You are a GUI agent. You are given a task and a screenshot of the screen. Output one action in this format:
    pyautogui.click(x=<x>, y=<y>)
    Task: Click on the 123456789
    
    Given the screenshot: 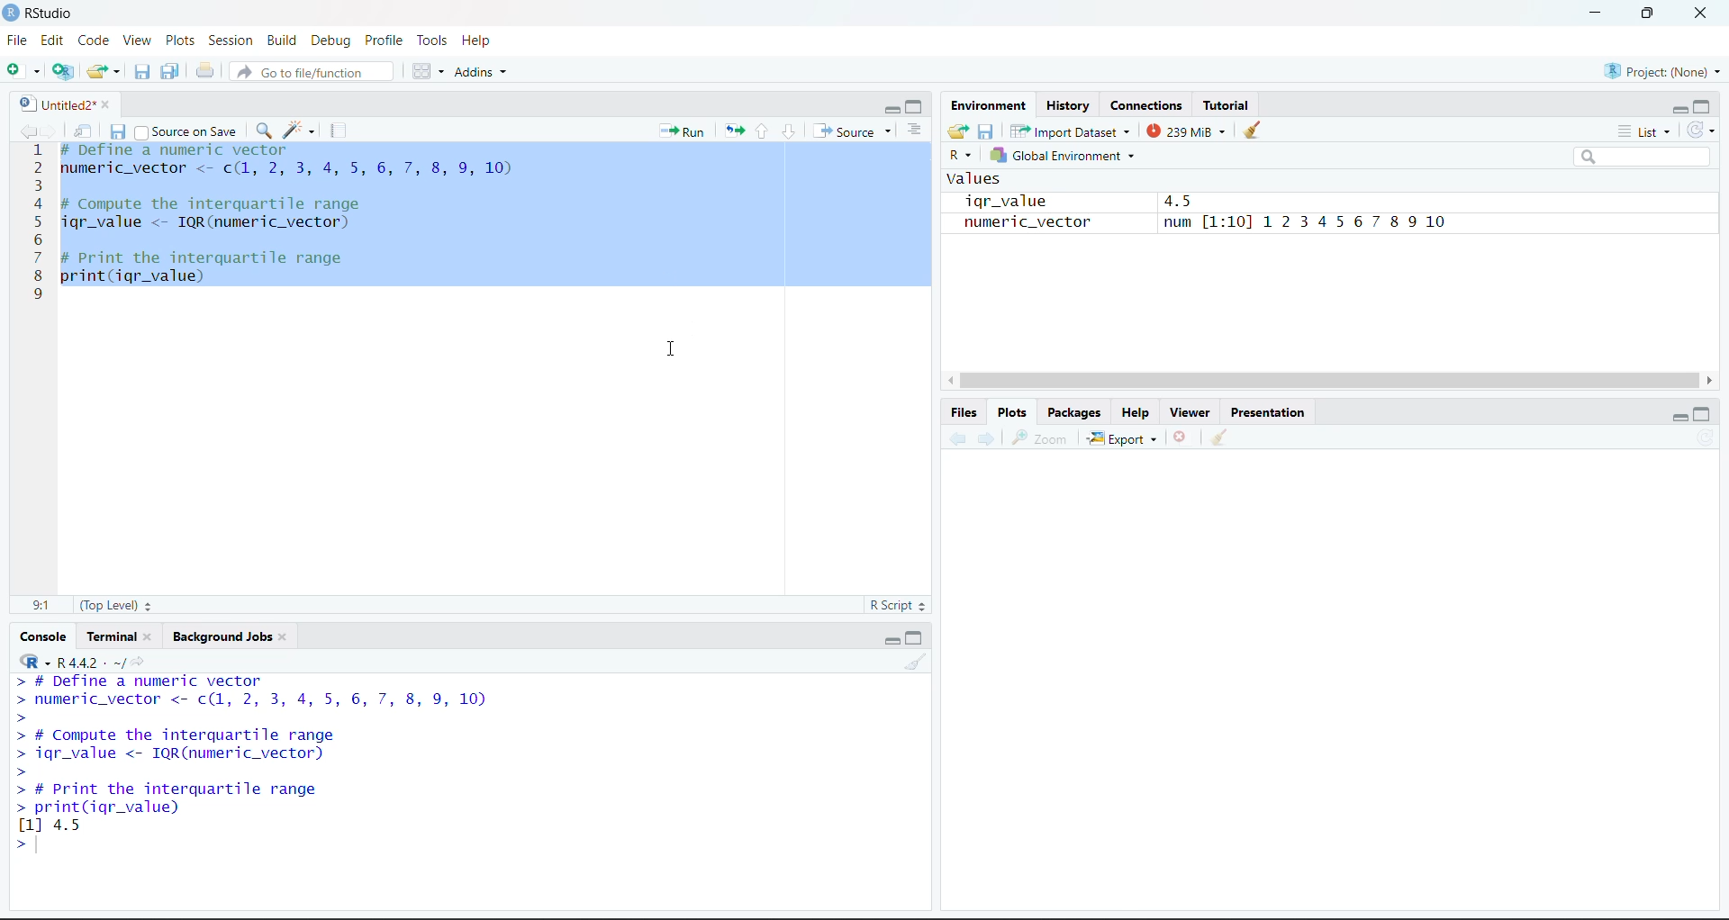 What is the action you would take?
    pyautogui.click(x=35, y=228)
    